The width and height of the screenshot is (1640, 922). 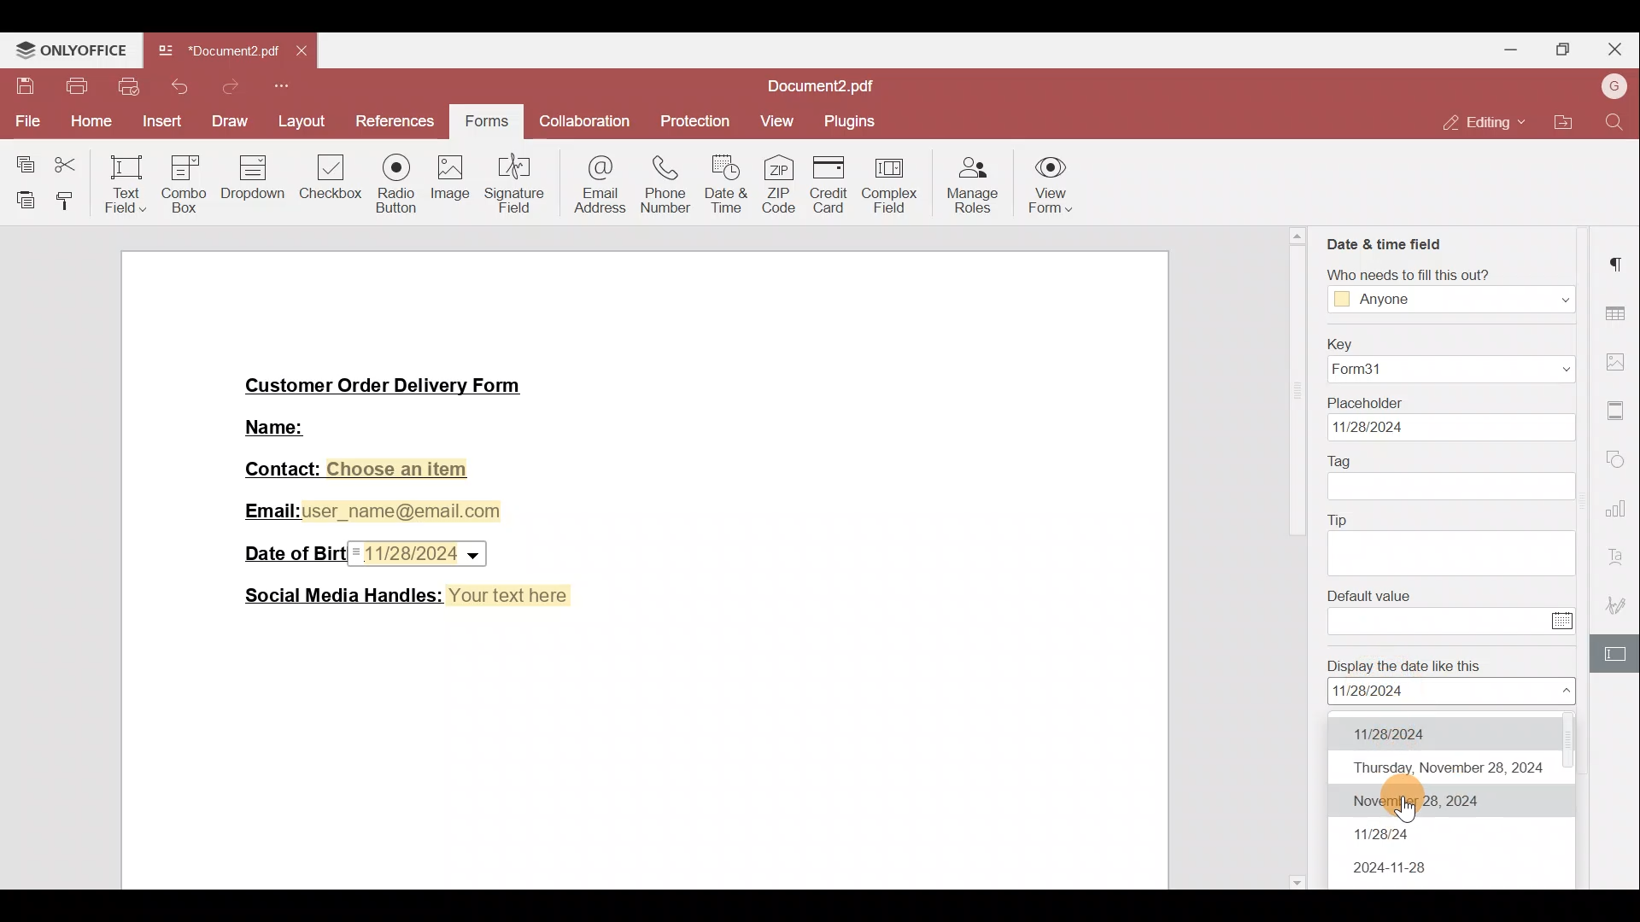 What do you see at coordinates (1619, 365) in the screenshot?
I see `Image settings` at bounding box center [1619, 365].